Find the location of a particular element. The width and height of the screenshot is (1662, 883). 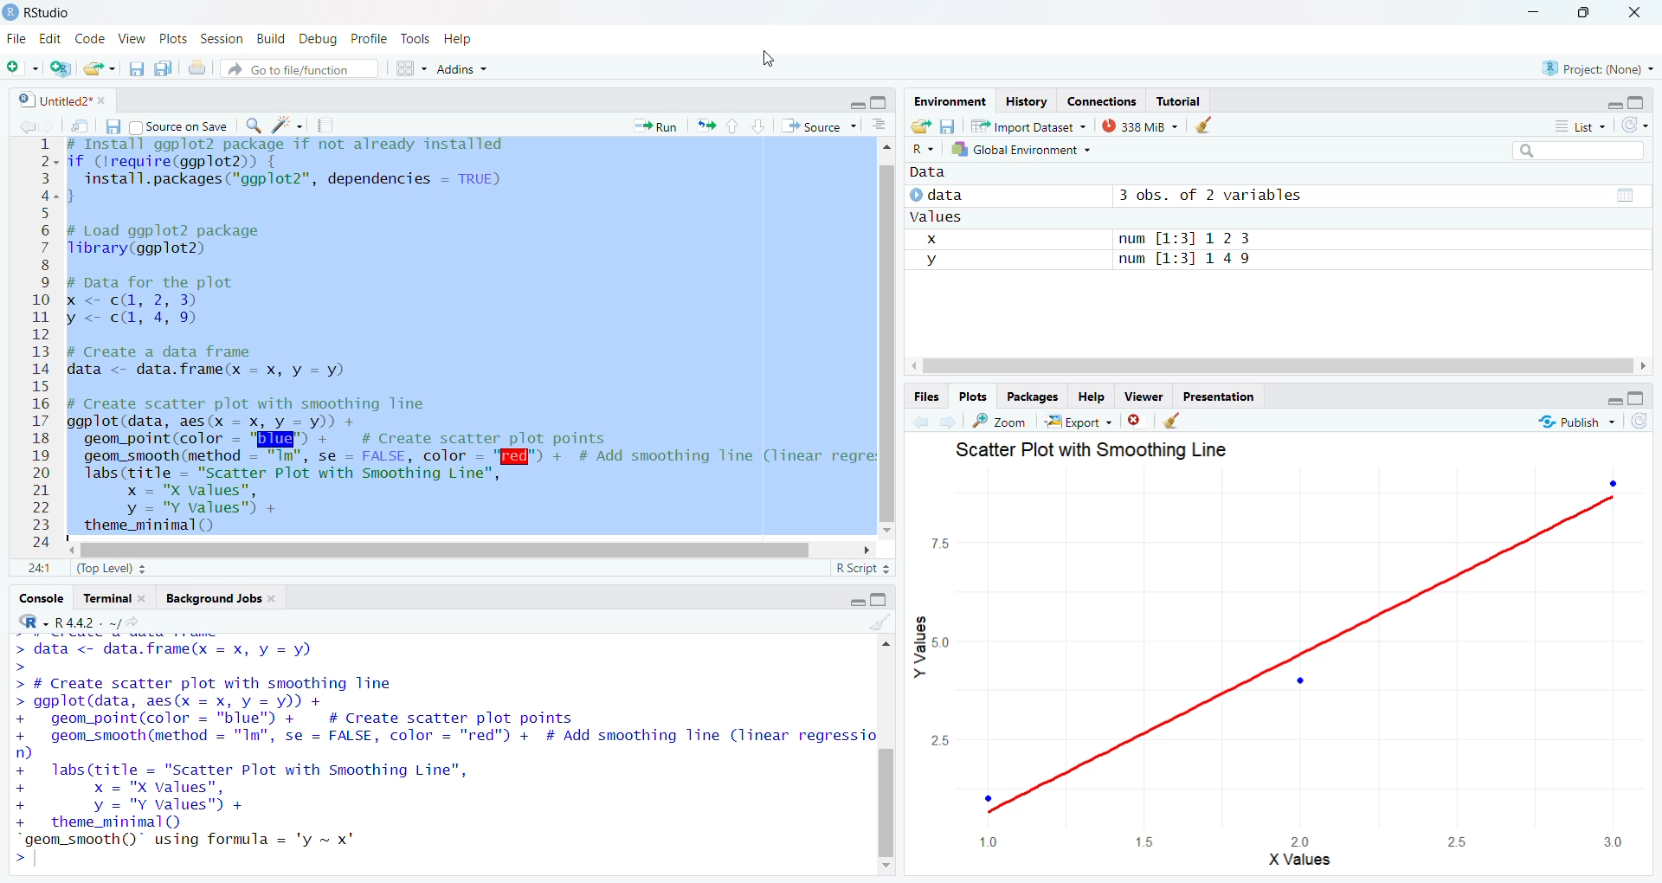

background Jobs is located at coordinates (219, 599).